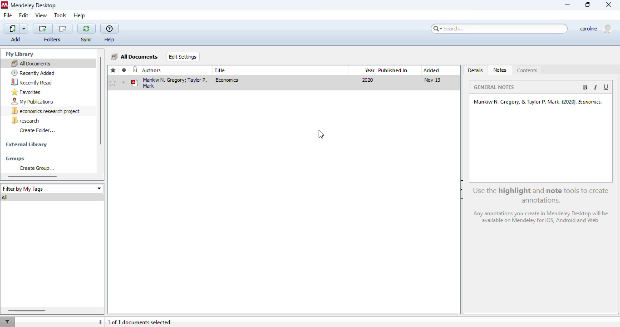 This screenshot has width=620, height=327. I want to click on published in, so click(393, 70).